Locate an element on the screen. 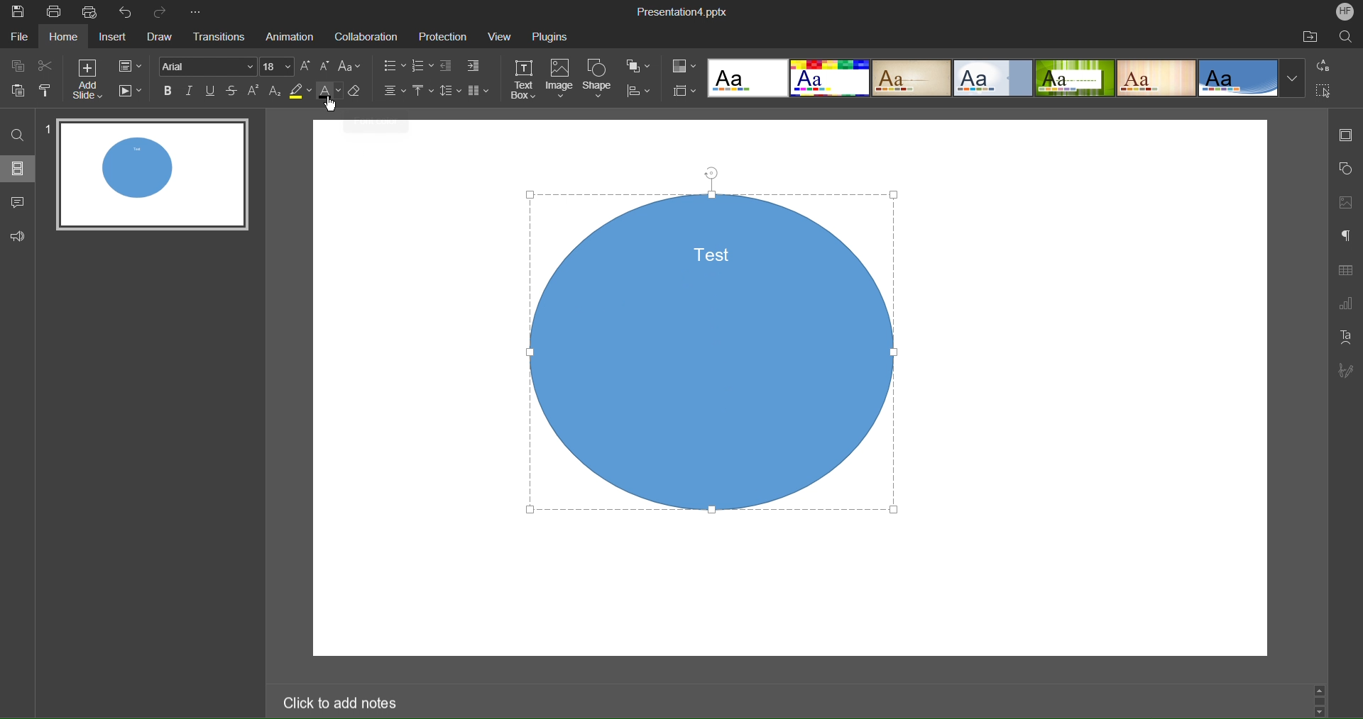  Highlight is located at coordinates (298, 92).